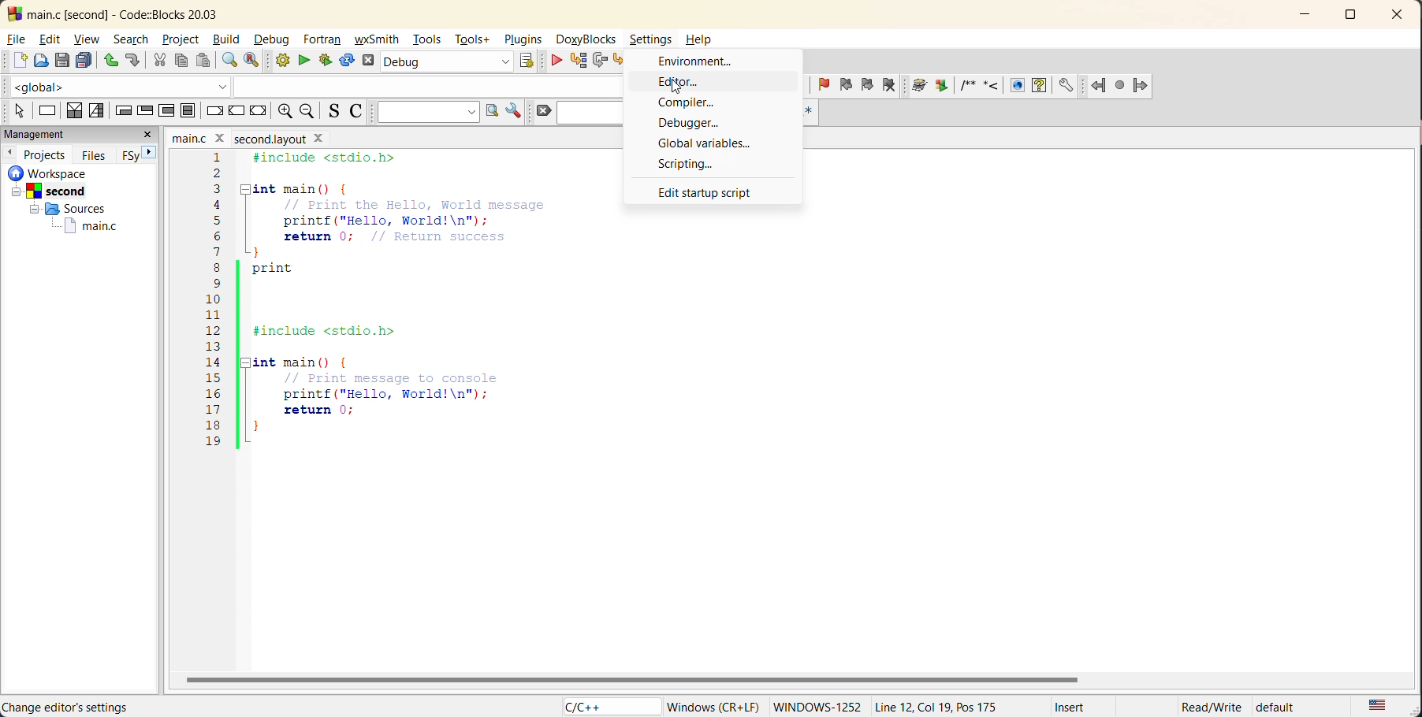 The width and height of the screenshot is (1422, 717). What do you see at coordinates (1351, 20) in the screenshot?
I see `maximize` at bounding box center [1351, 20].